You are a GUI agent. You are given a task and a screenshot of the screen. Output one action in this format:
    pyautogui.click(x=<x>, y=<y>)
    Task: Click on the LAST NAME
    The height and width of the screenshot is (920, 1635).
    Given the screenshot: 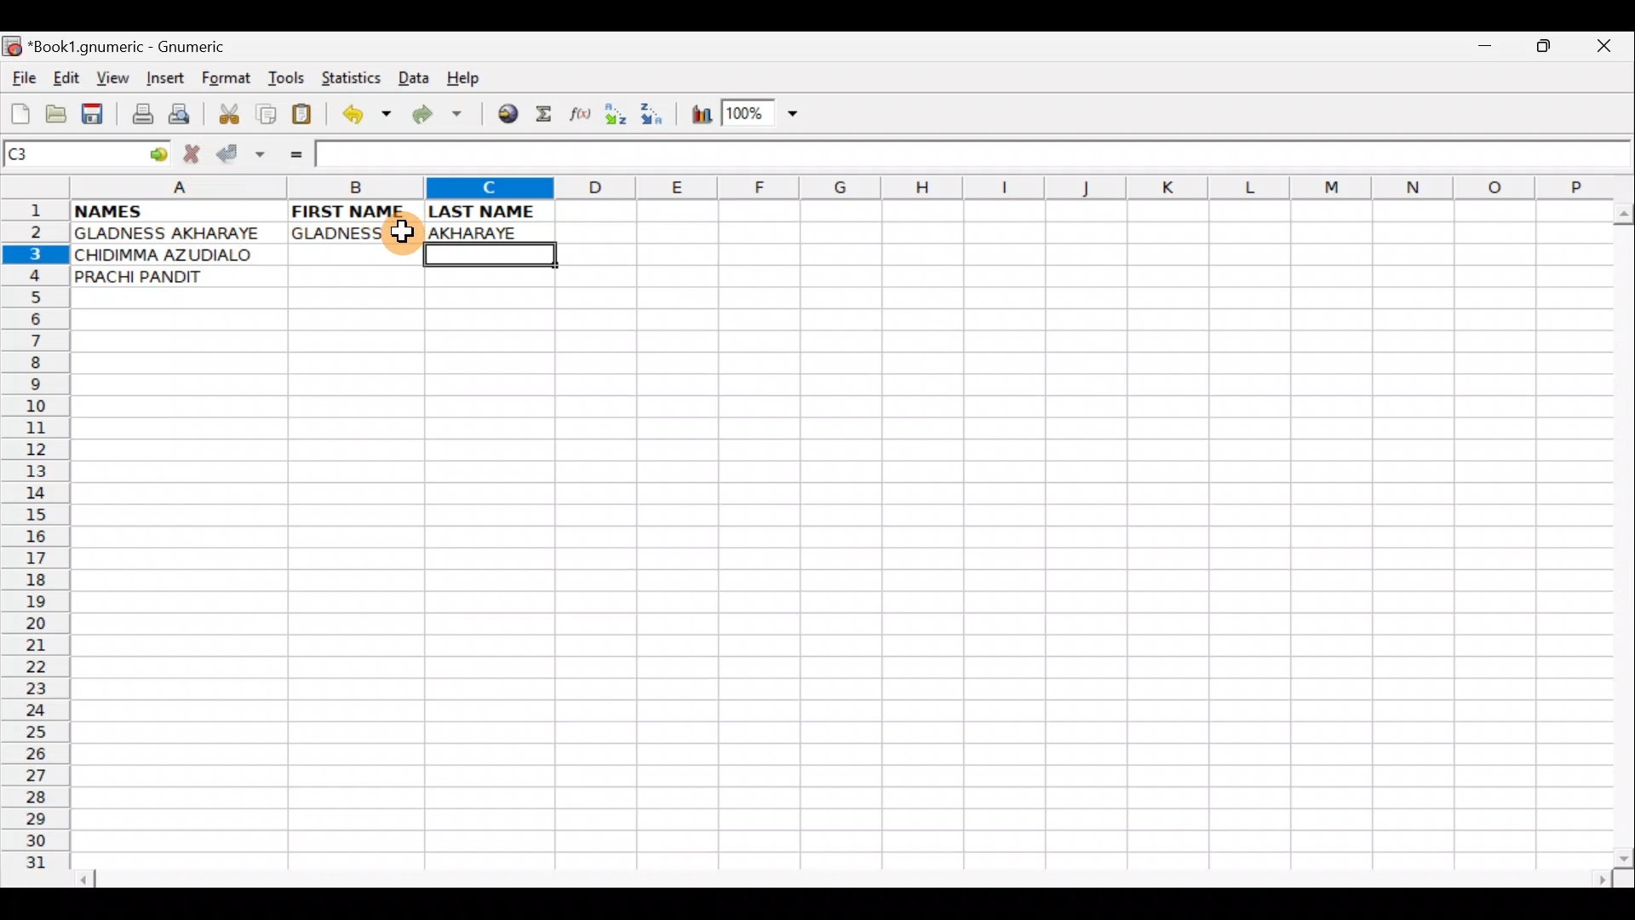 What is the action you would take?
    pyautogui.click(x=490, y=211)
    